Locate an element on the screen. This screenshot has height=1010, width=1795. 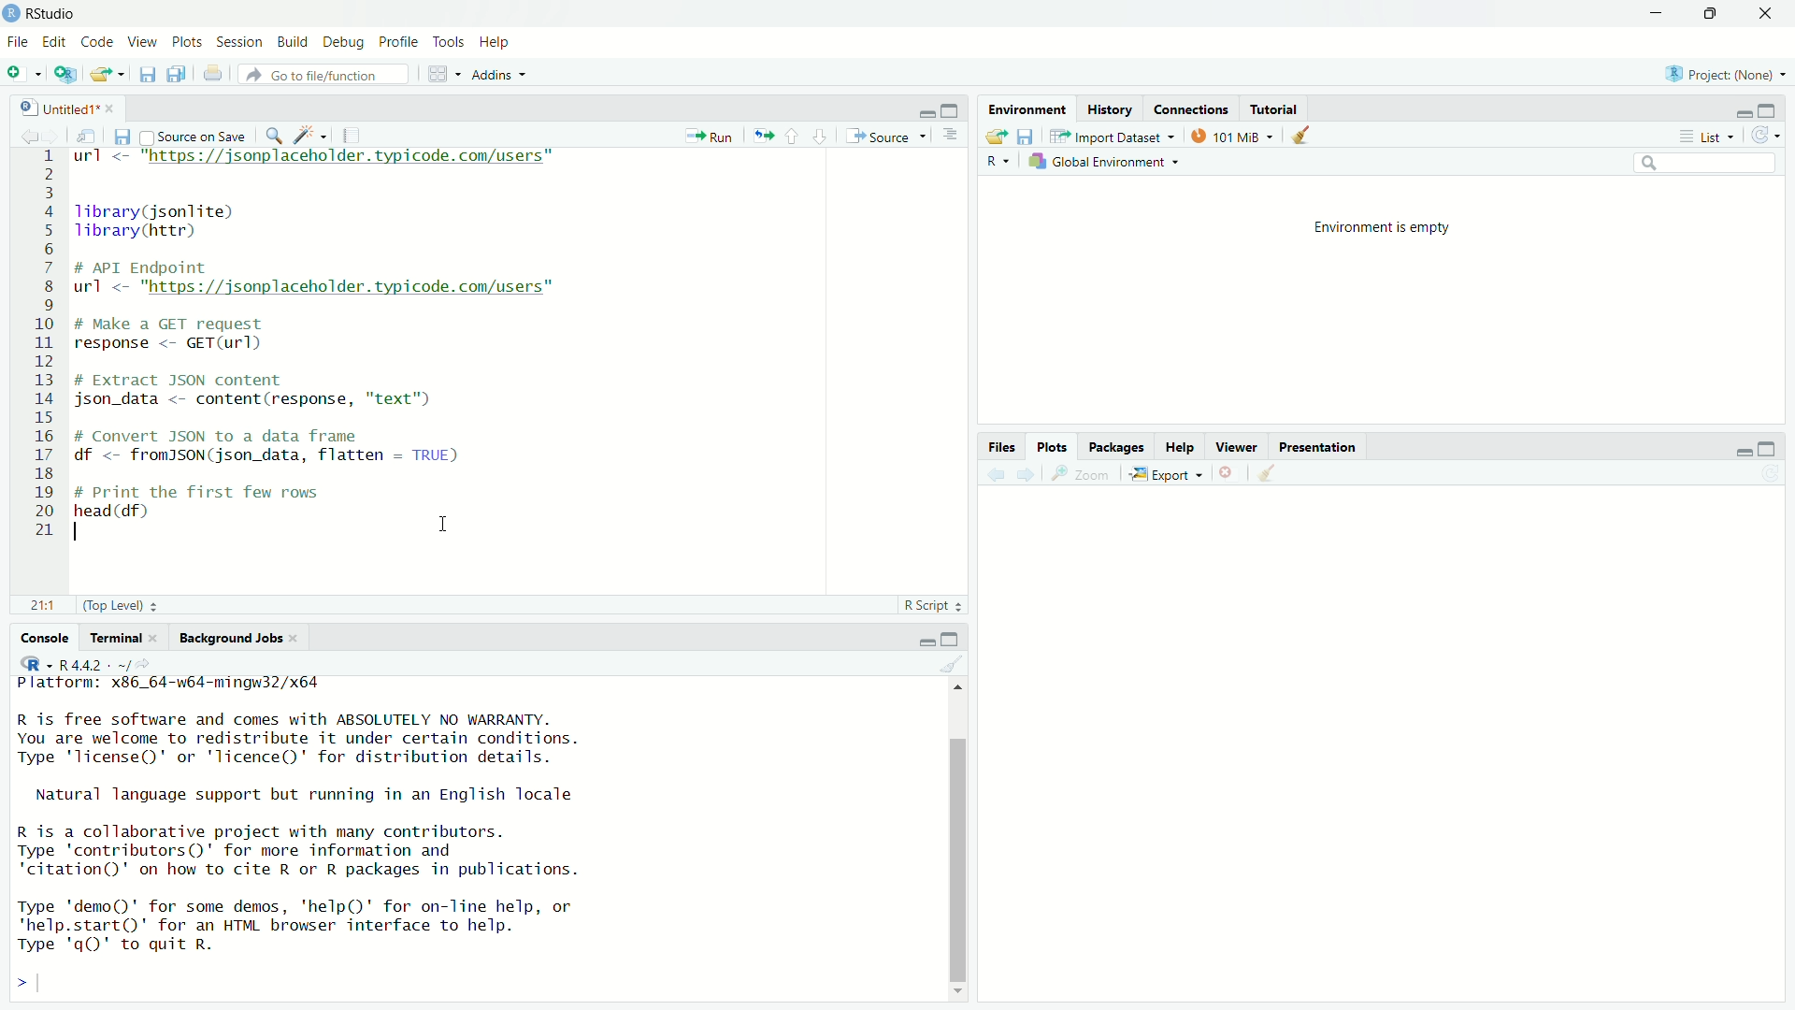
Open Existing File is located at coordinates (108, 74).